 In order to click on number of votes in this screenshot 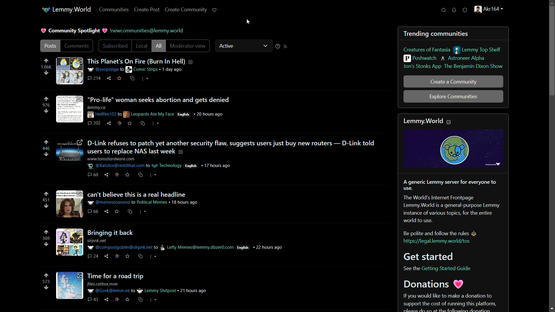, I will do `click(46, 67)`.